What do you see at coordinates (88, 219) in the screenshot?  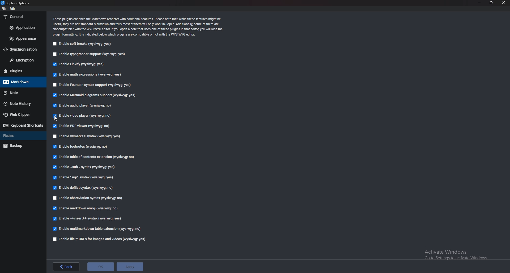 I see `enable insert syntax (wysiqyg:yes)` at bounding box center [88, 219].